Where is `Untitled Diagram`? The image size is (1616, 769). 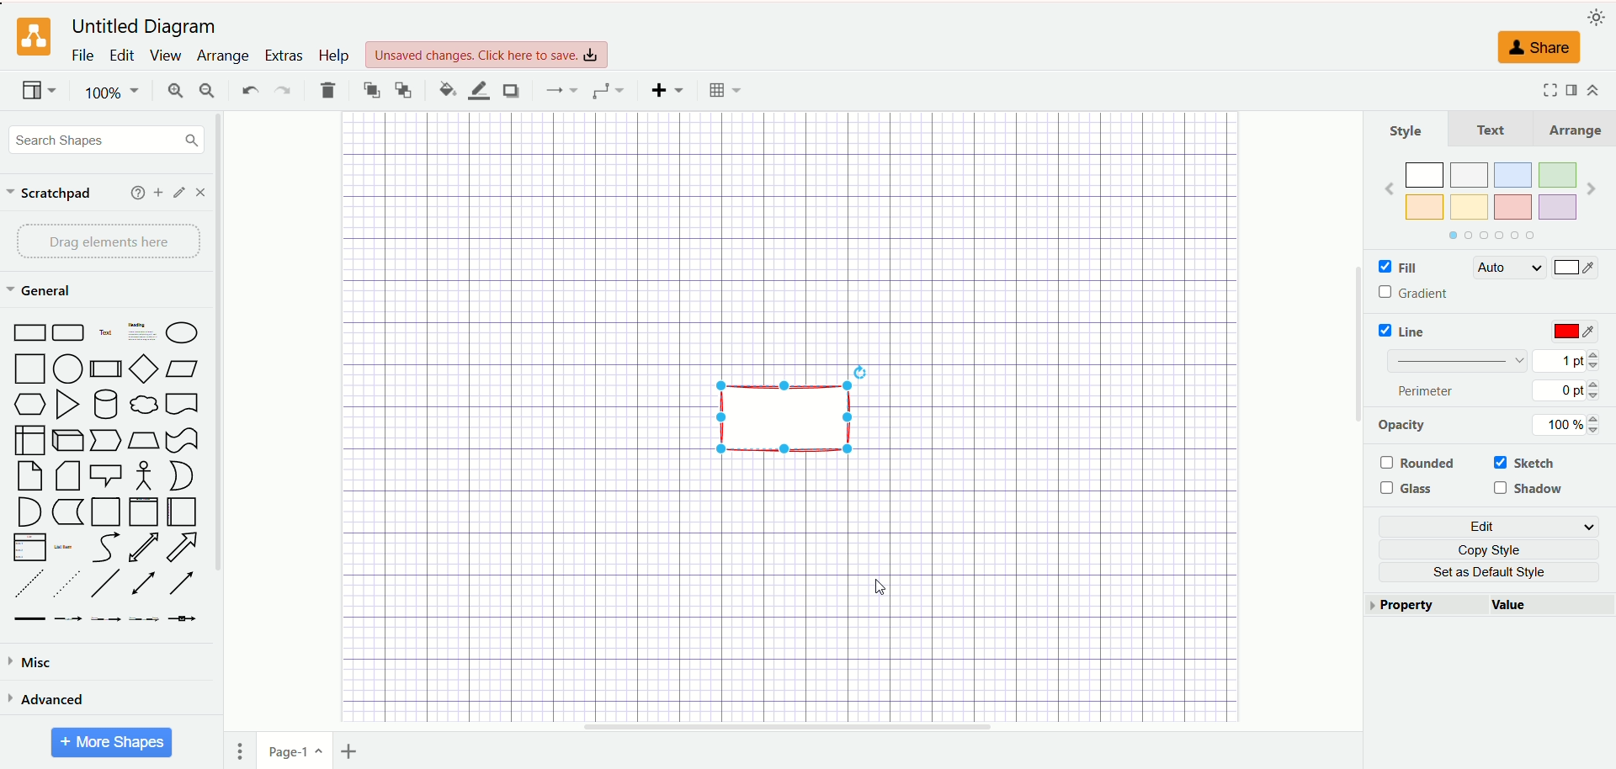 Untitled Diagram is located at coordinates (143, 27).